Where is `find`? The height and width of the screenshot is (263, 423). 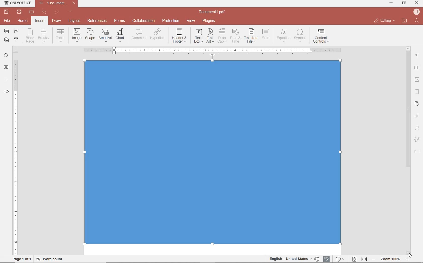
find is located at coordinates (417, 21).